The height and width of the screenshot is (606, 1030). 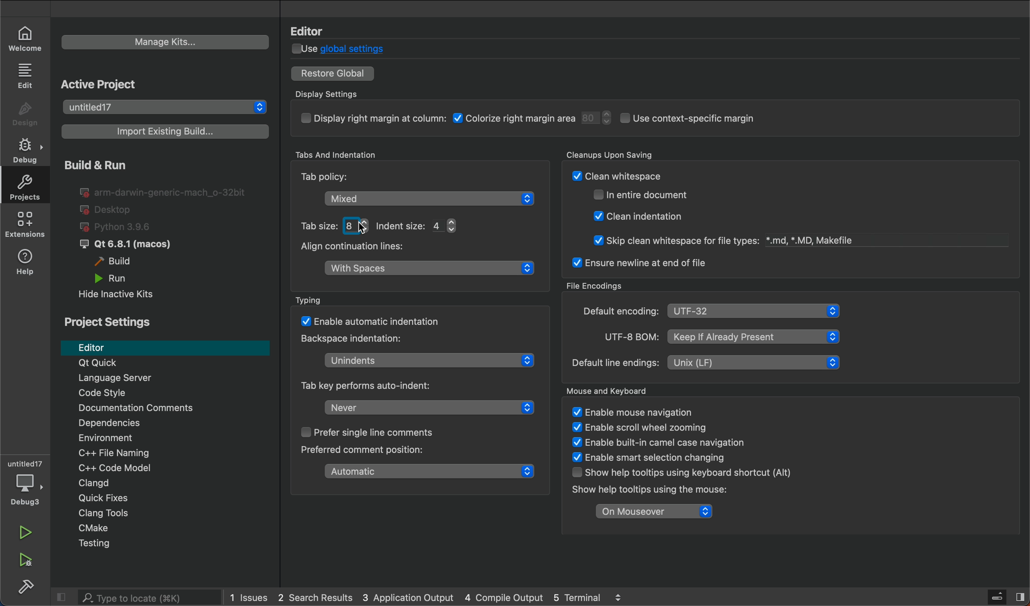 What do you see at coordinates (108, 322) in the screenshot?
I see `project settings` at bounding box center [108, 322].